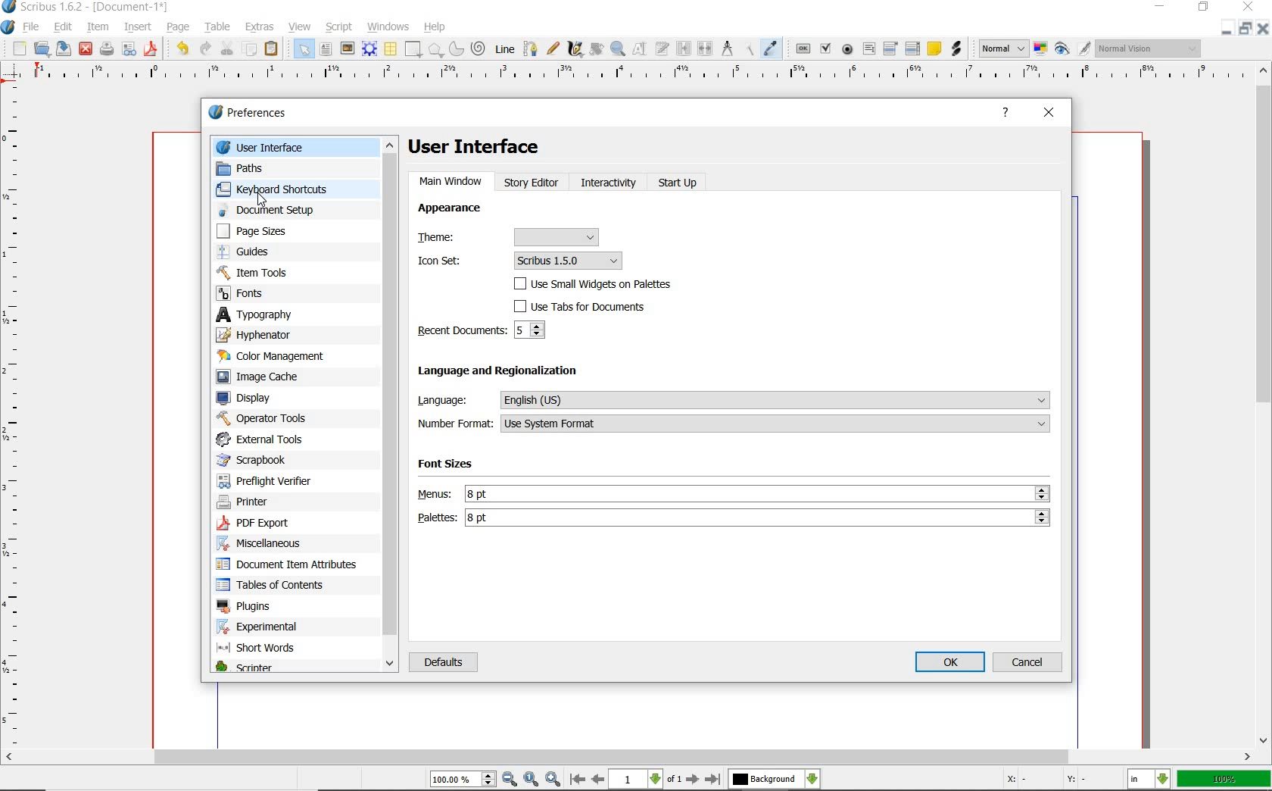  What do you see at coordinates (265, 252) in the screenshot?
I see `guides` at bounding box center [265, 252].